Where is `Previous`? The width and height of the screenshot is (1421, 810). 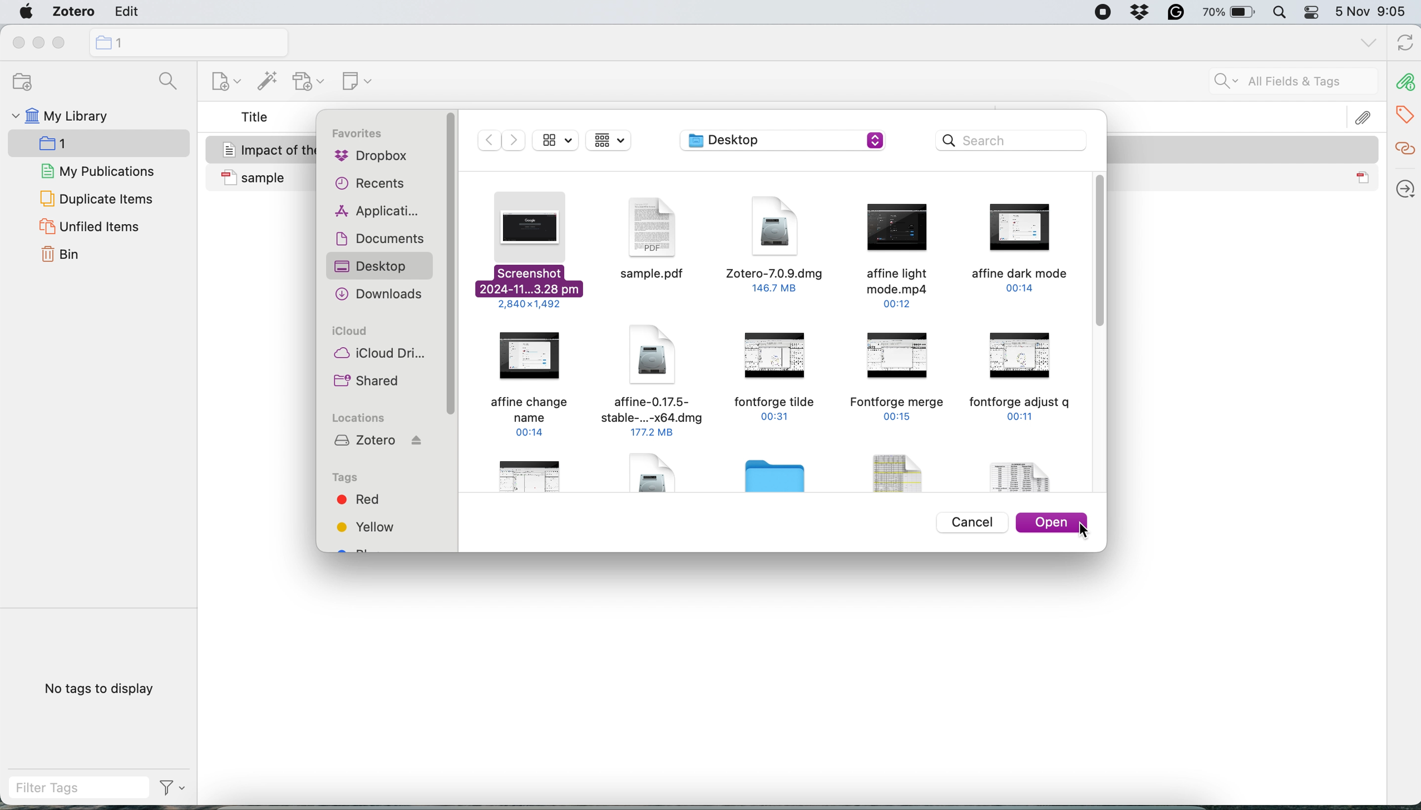 Previous is located at coordinates (485, 140).